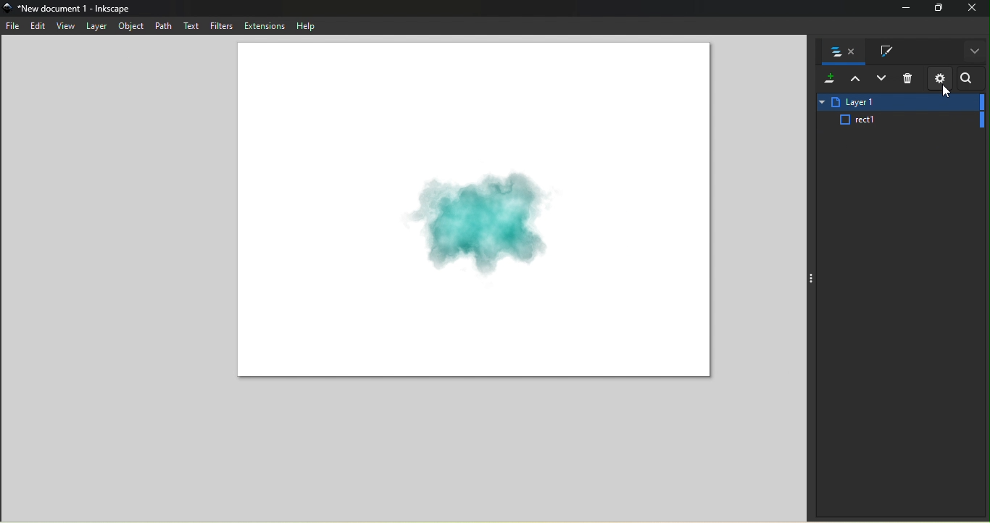 This screenshot has height=523, width=990. Describe the element at coordinates (810, 279) in the screenshot. I see `Toggle command palette` at that location.